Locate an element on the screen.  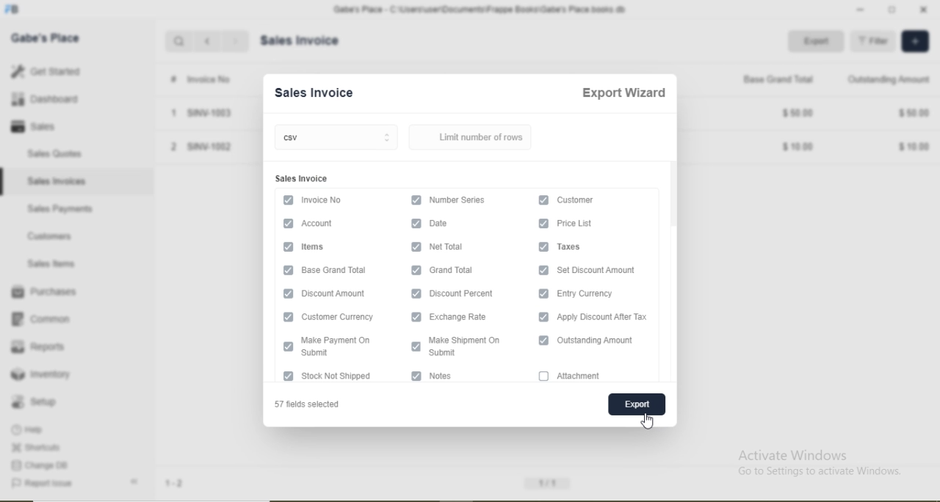
Sales Payments is located at coordinates (59, 208).